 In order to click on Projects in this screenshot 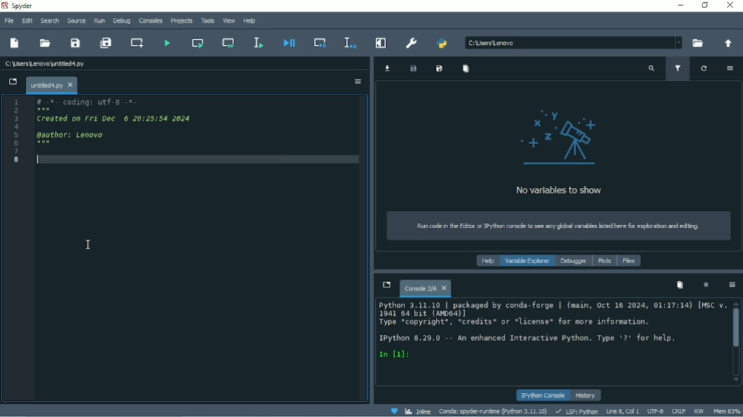, I will do `click(181, 21)`.